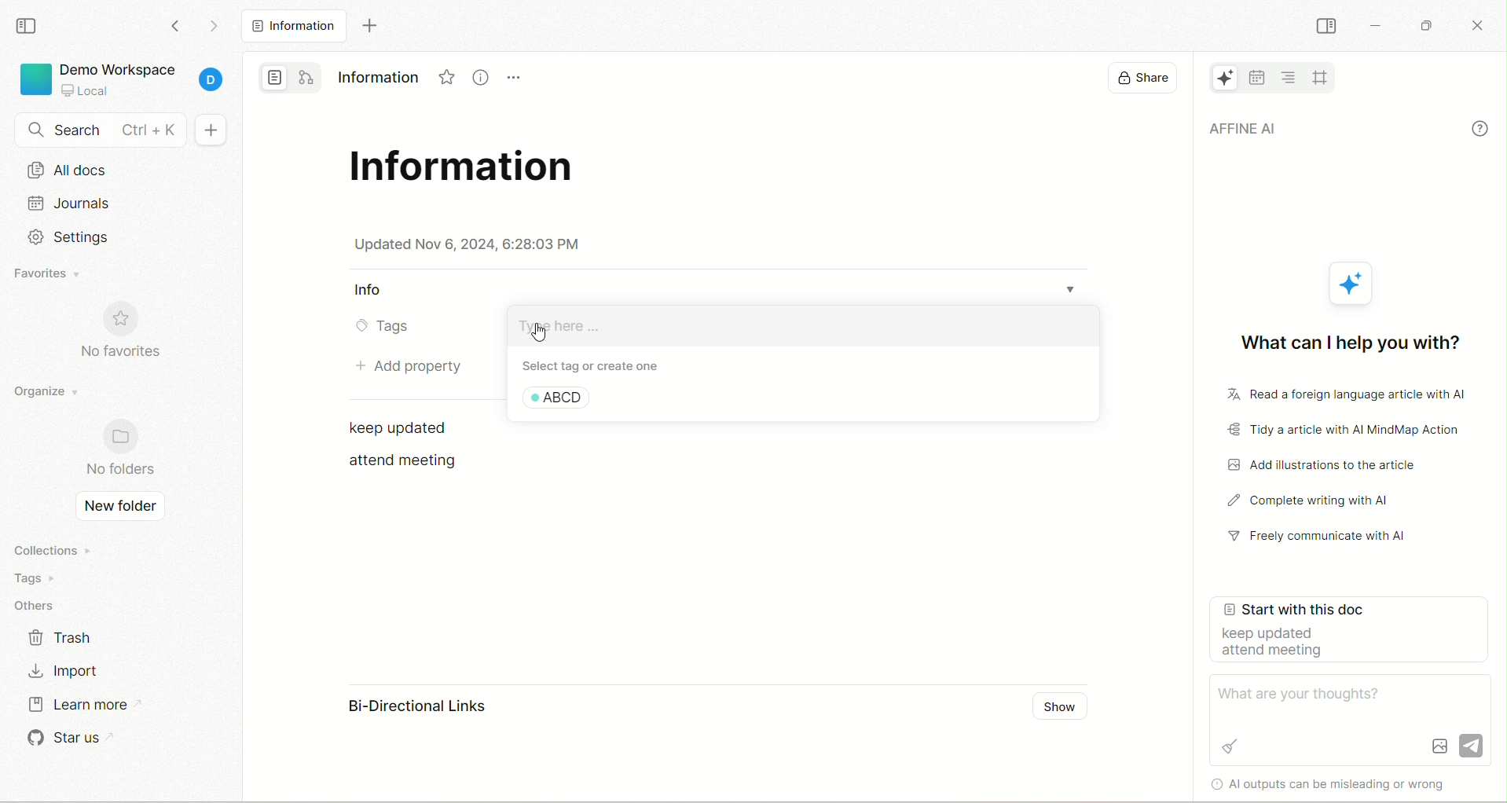  What do you see at coordinates (1429, 22) in the screenshot?
I see `maximize` at bounding box center [1429, 22].